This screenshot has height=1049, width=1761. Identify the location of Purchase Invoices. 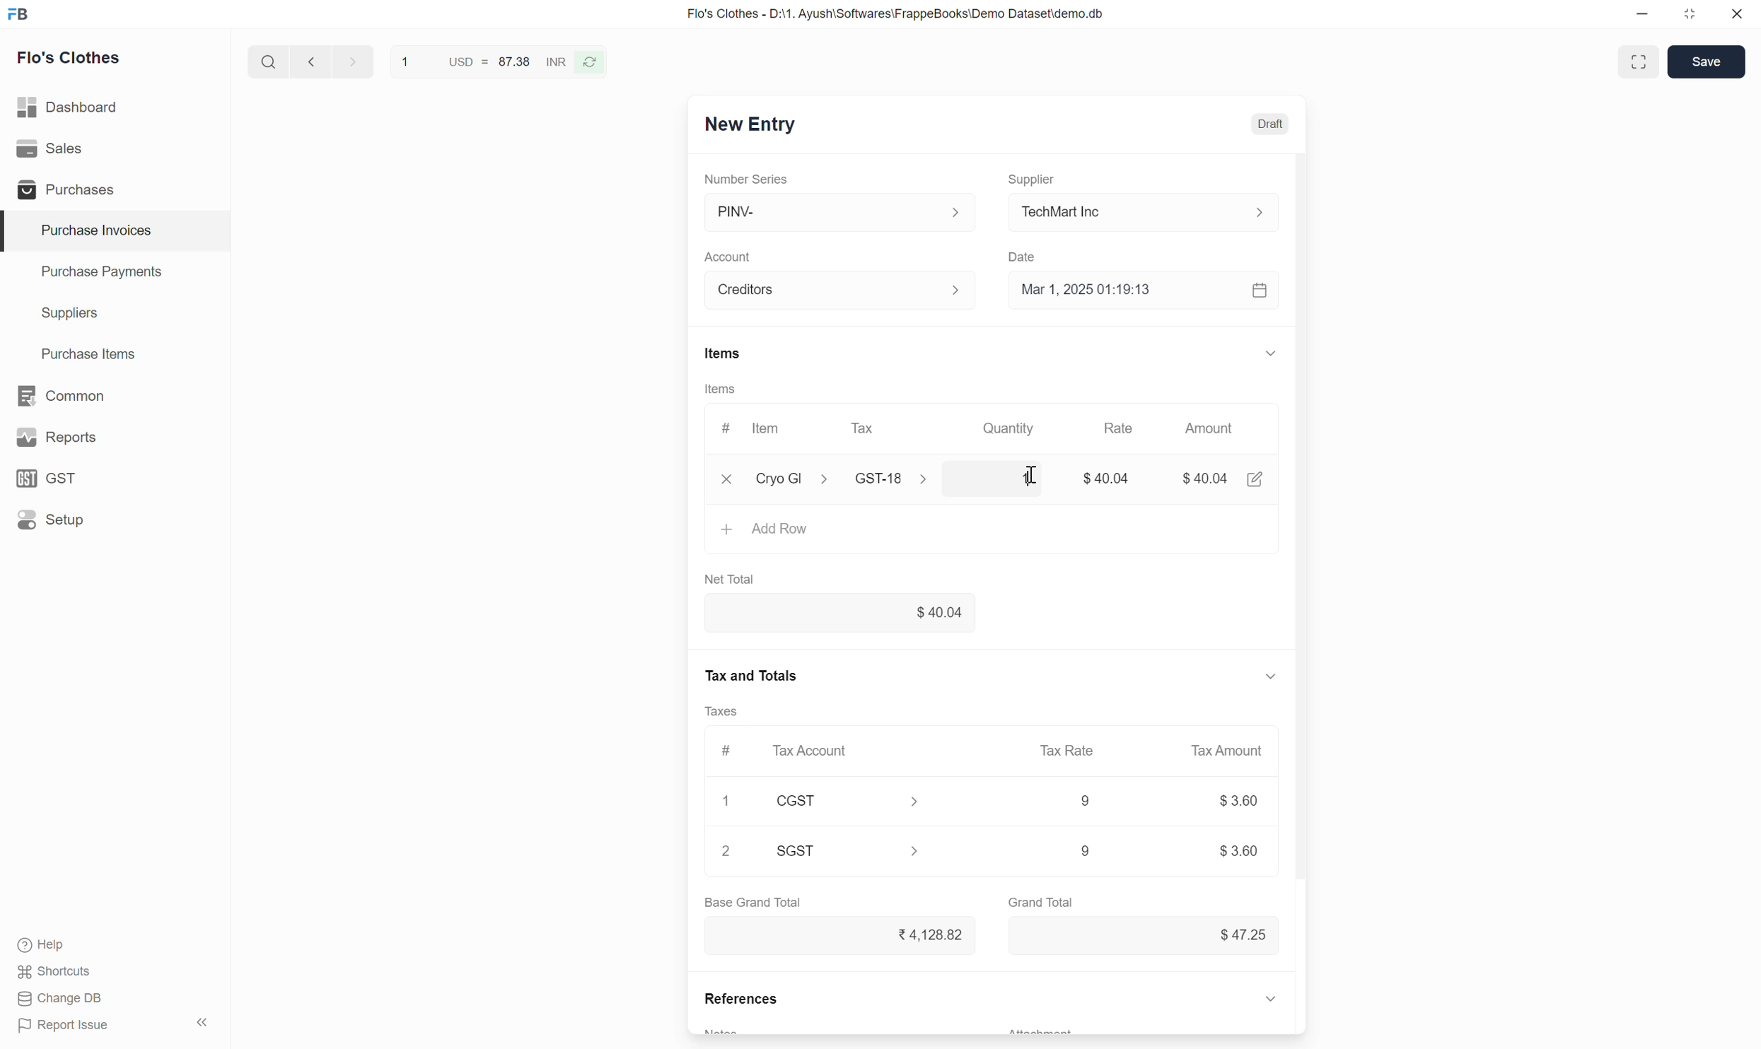
(87, 230).